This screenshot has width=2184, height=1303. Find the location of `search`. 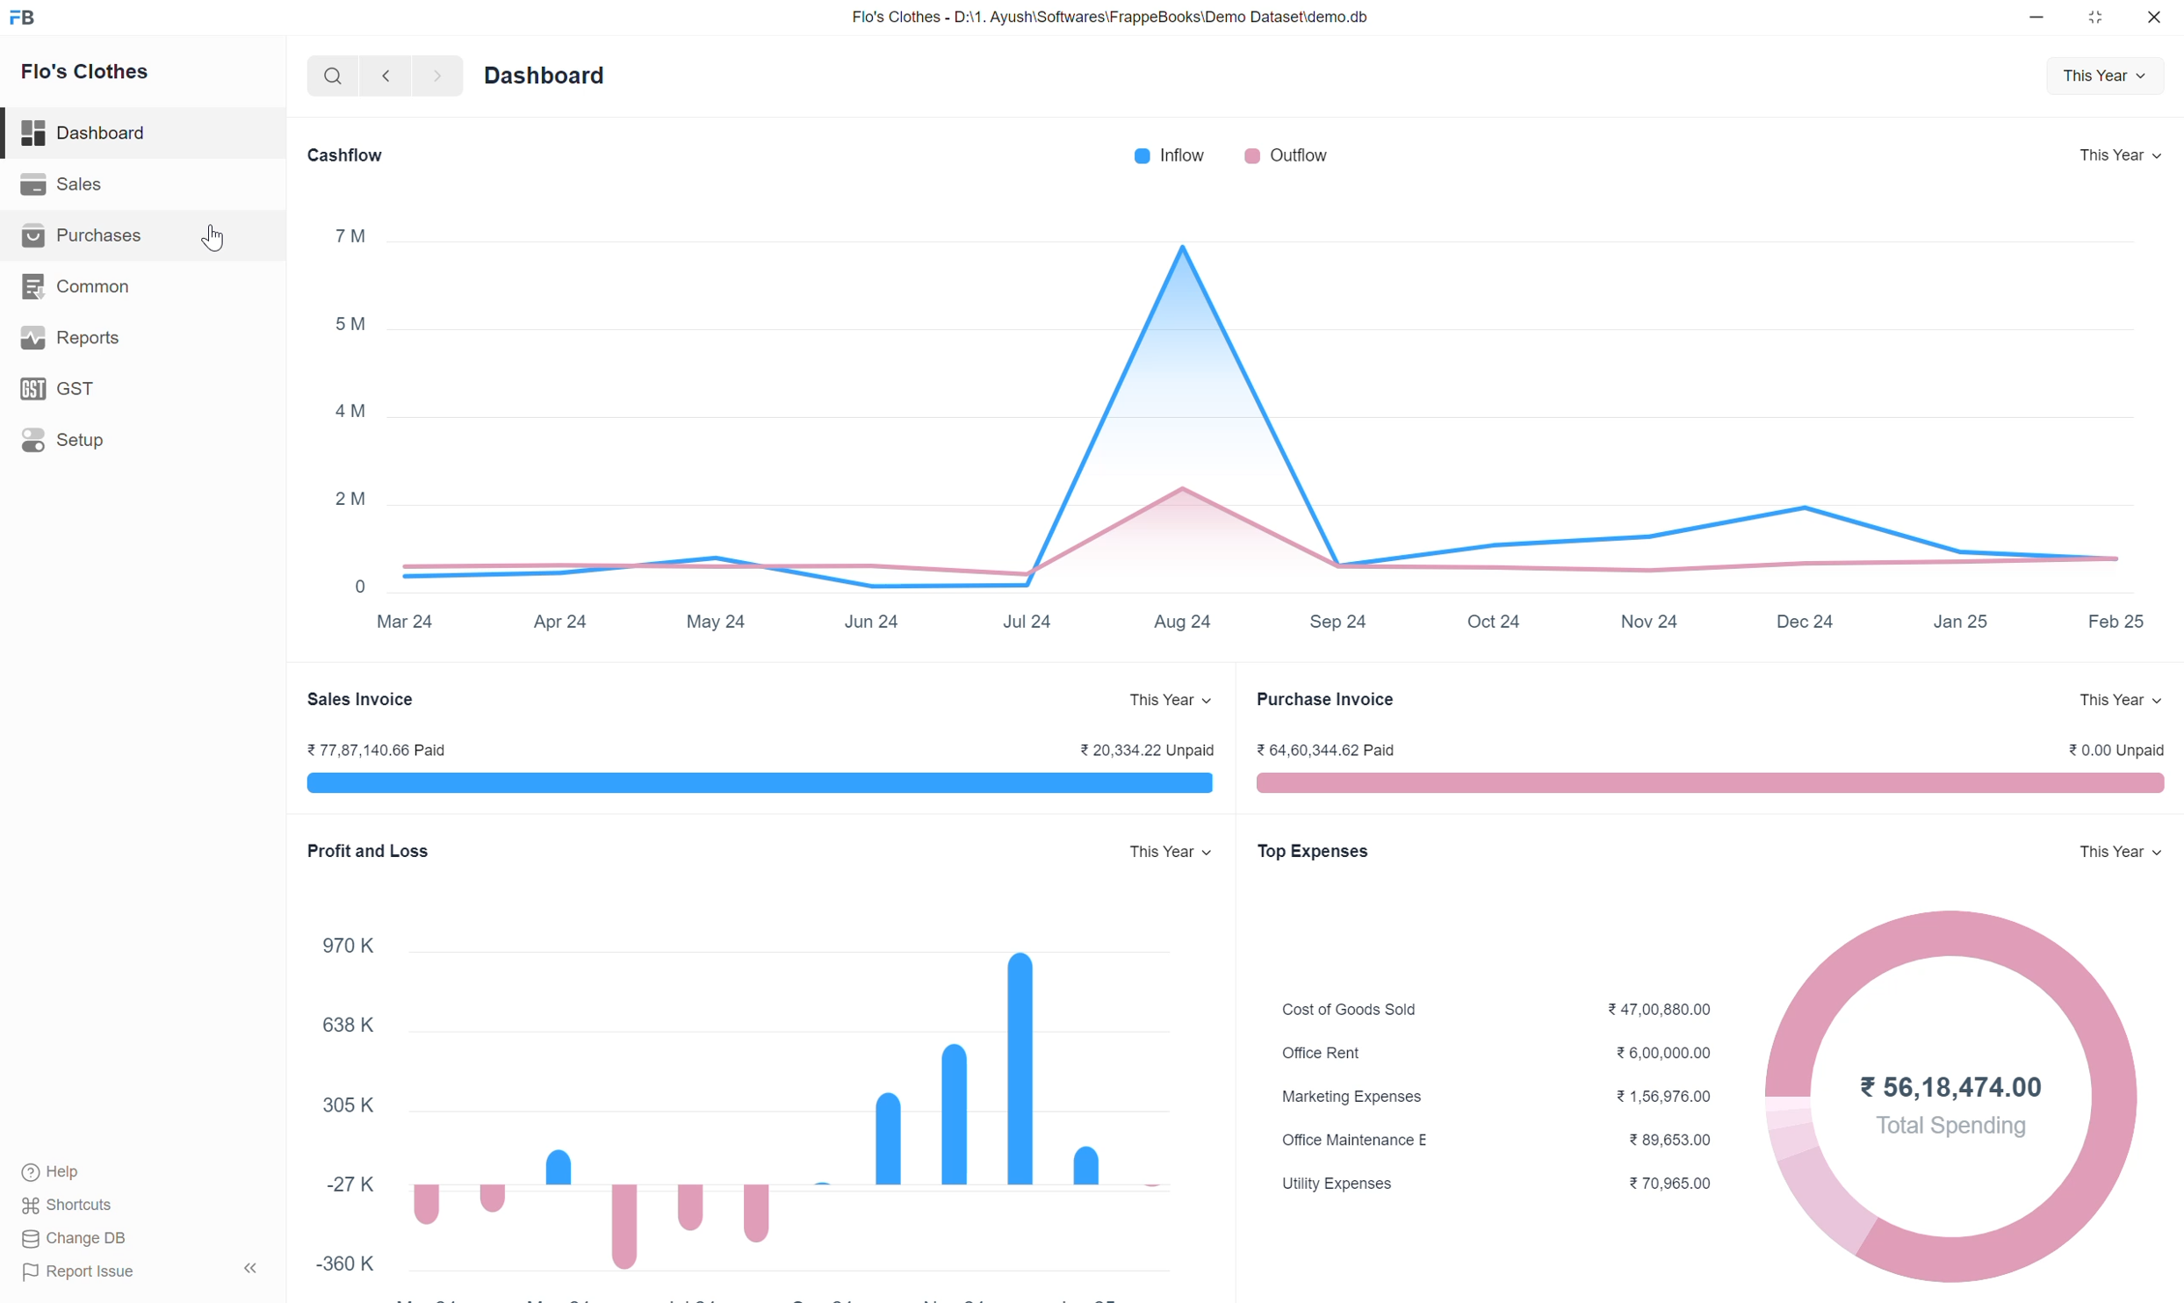

search is located at coordinates (329, 76).